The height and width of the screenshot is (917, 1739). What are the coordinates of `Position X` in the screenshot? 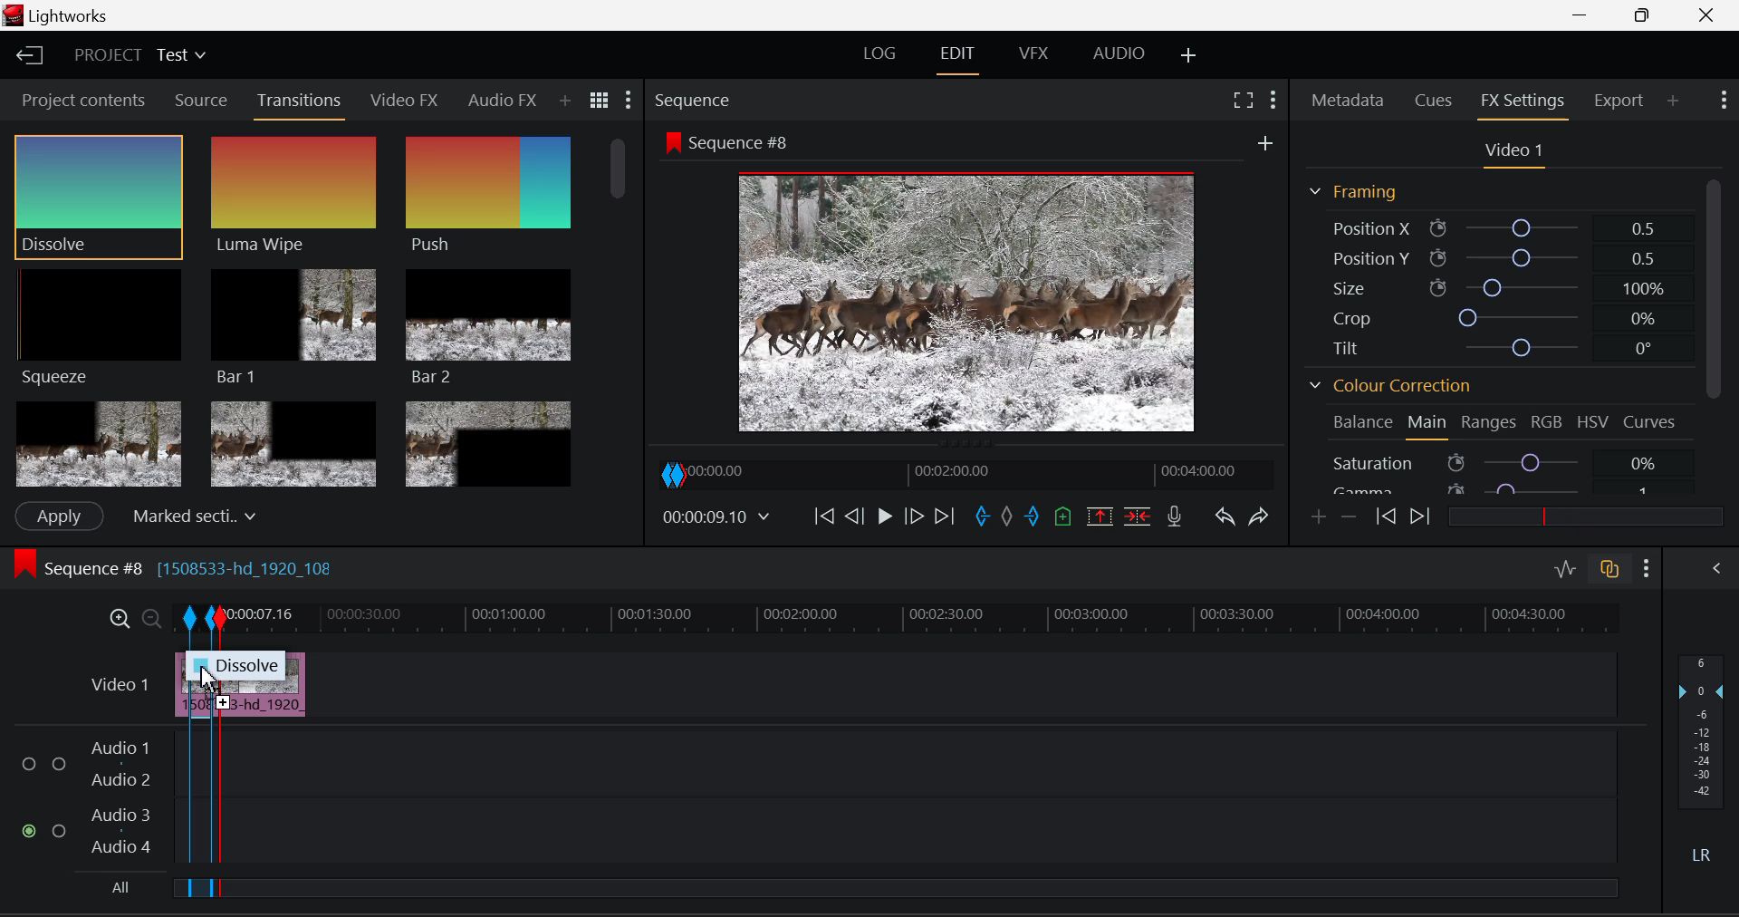 It's located at (1491, 226).